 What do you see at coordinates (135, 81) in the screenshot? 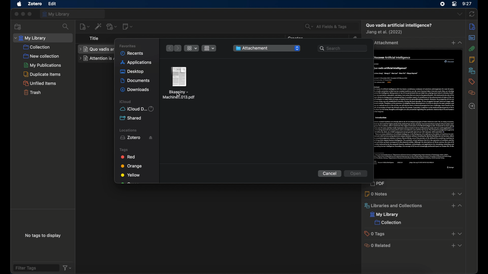
I see `documents` at bounding box center [135, 81].